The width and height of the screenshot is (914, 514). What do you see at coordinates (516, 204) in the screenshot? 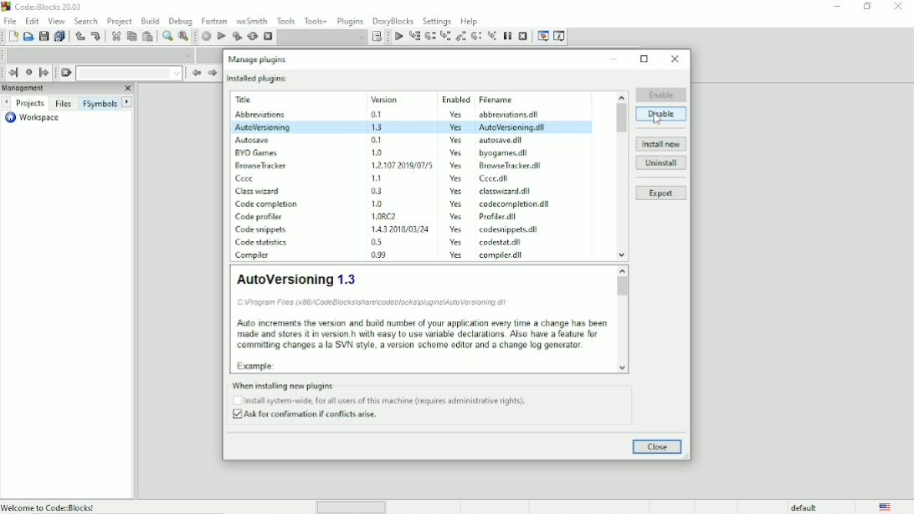
I see `Codecompletion.dll` at bounding box center [516, 204].